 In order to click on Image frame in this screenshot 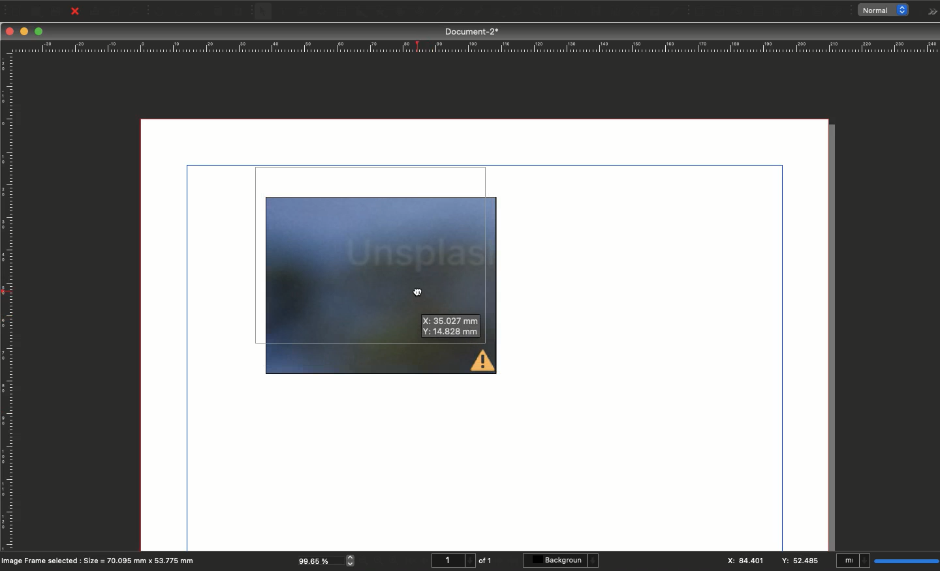, I will do `click(304, 13)`.